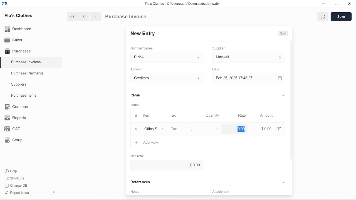  I want to click on close, so click(135, 129).